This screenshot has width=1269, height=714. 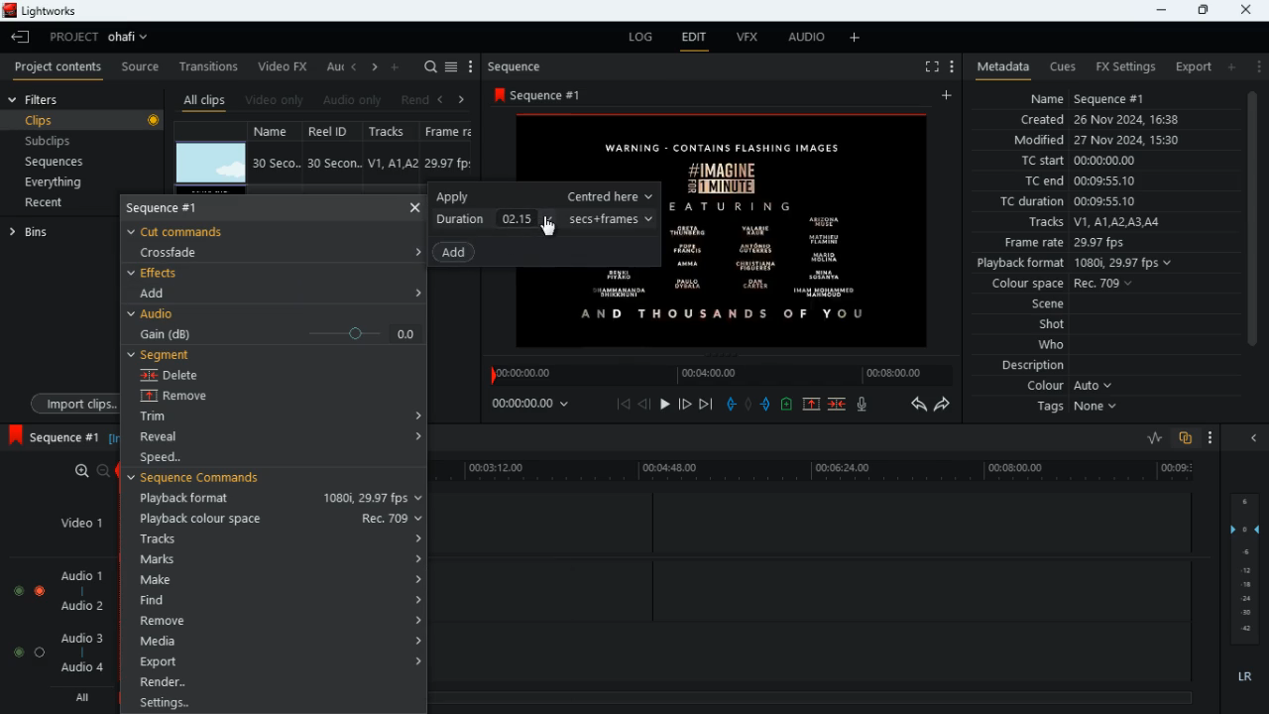 I want to click on audio 1, so click(x=77, y=576).